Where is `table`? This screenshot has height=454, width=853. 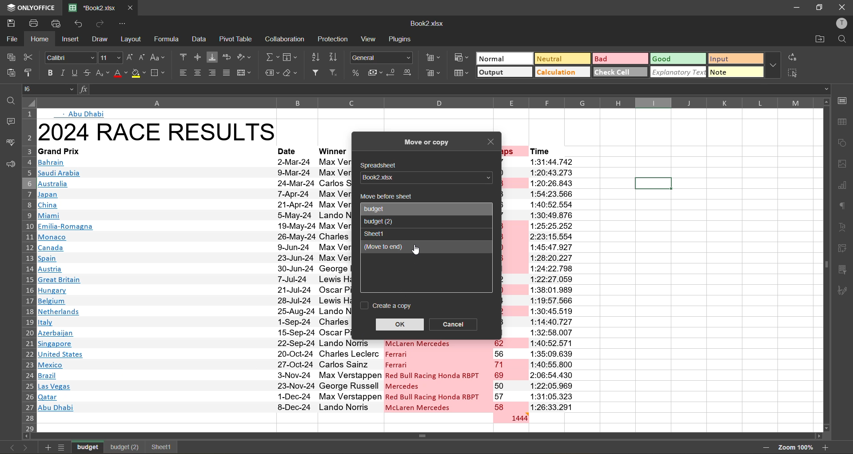 table is located at coordinates (845, 122).